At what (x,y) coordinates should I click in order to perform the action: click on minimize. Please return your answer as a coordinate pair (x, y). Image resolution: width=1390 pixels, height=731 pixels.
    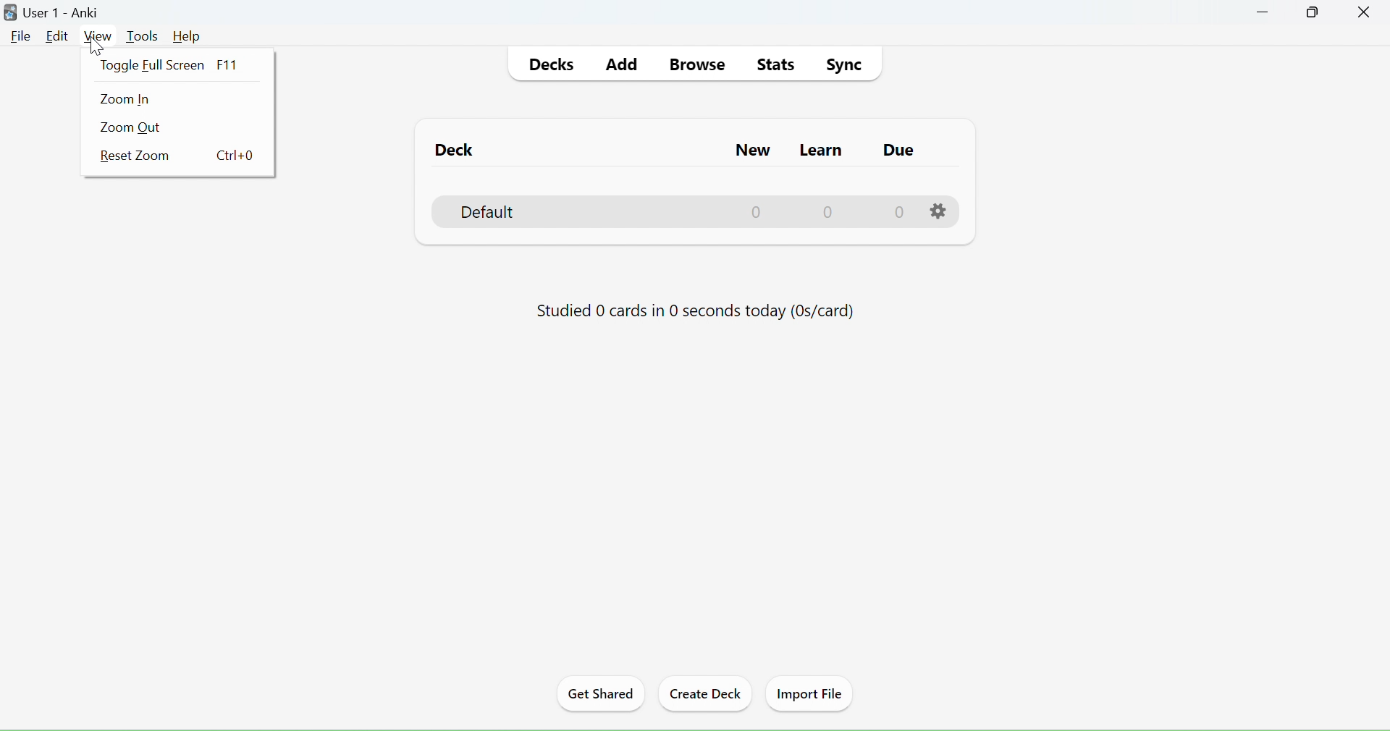
    Looking at the image, I should click on (1263, 12).